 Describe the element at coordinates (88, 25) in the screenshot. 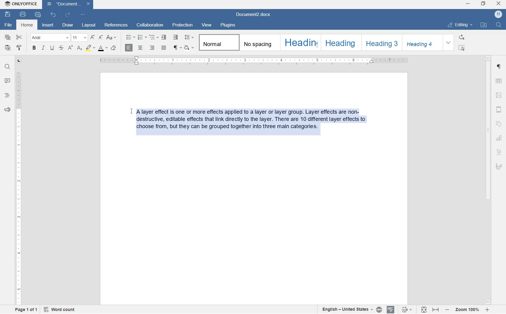

I see `layout` at that location.